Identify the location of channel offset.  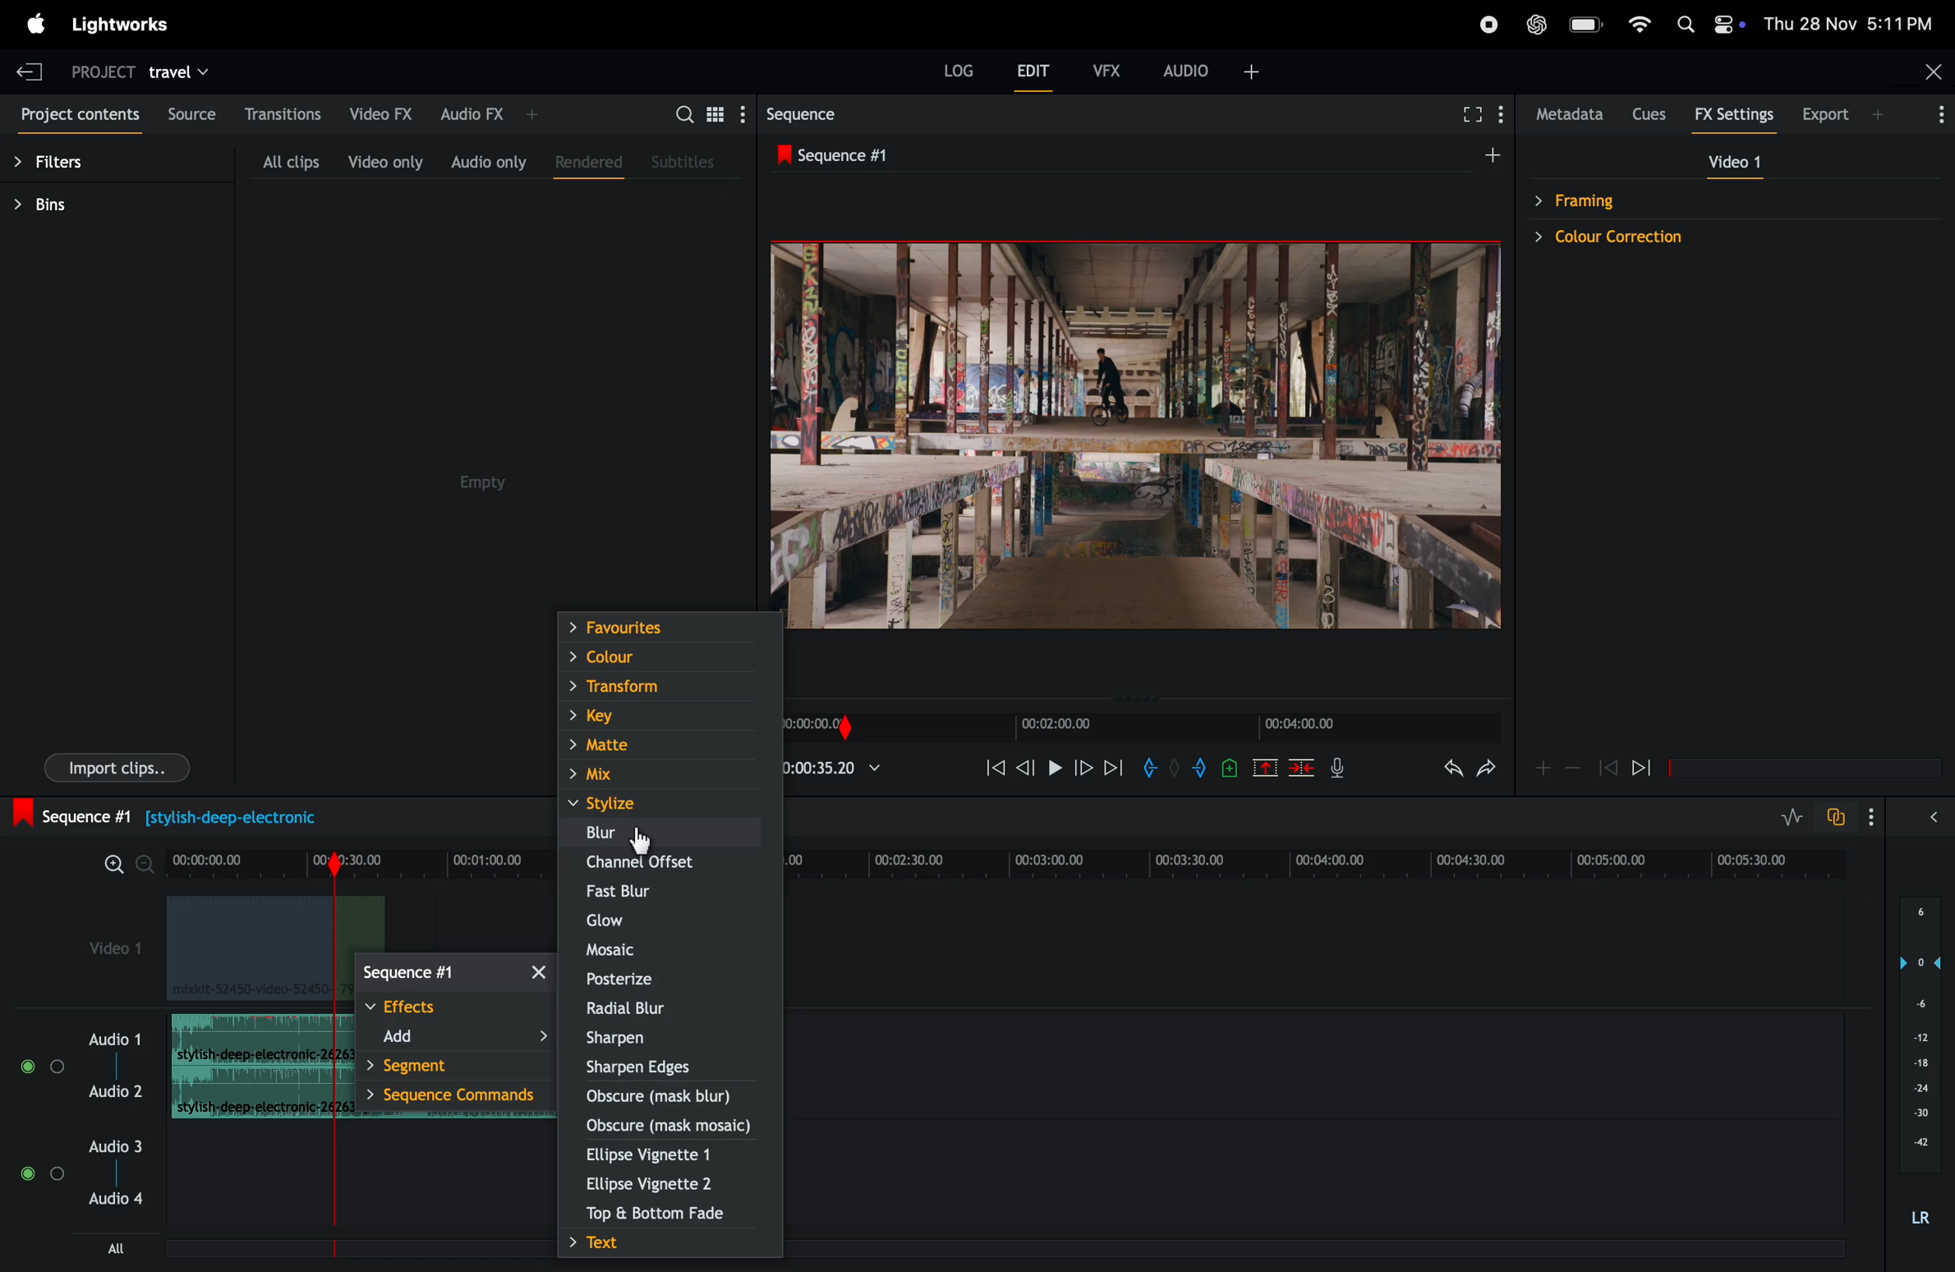
(669, 866).